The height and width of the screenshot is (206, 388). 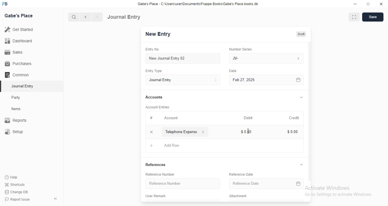 What do you see at coordinates (11, 177) in the screenshot?
I see `Help` at bounding box center [11, 177].